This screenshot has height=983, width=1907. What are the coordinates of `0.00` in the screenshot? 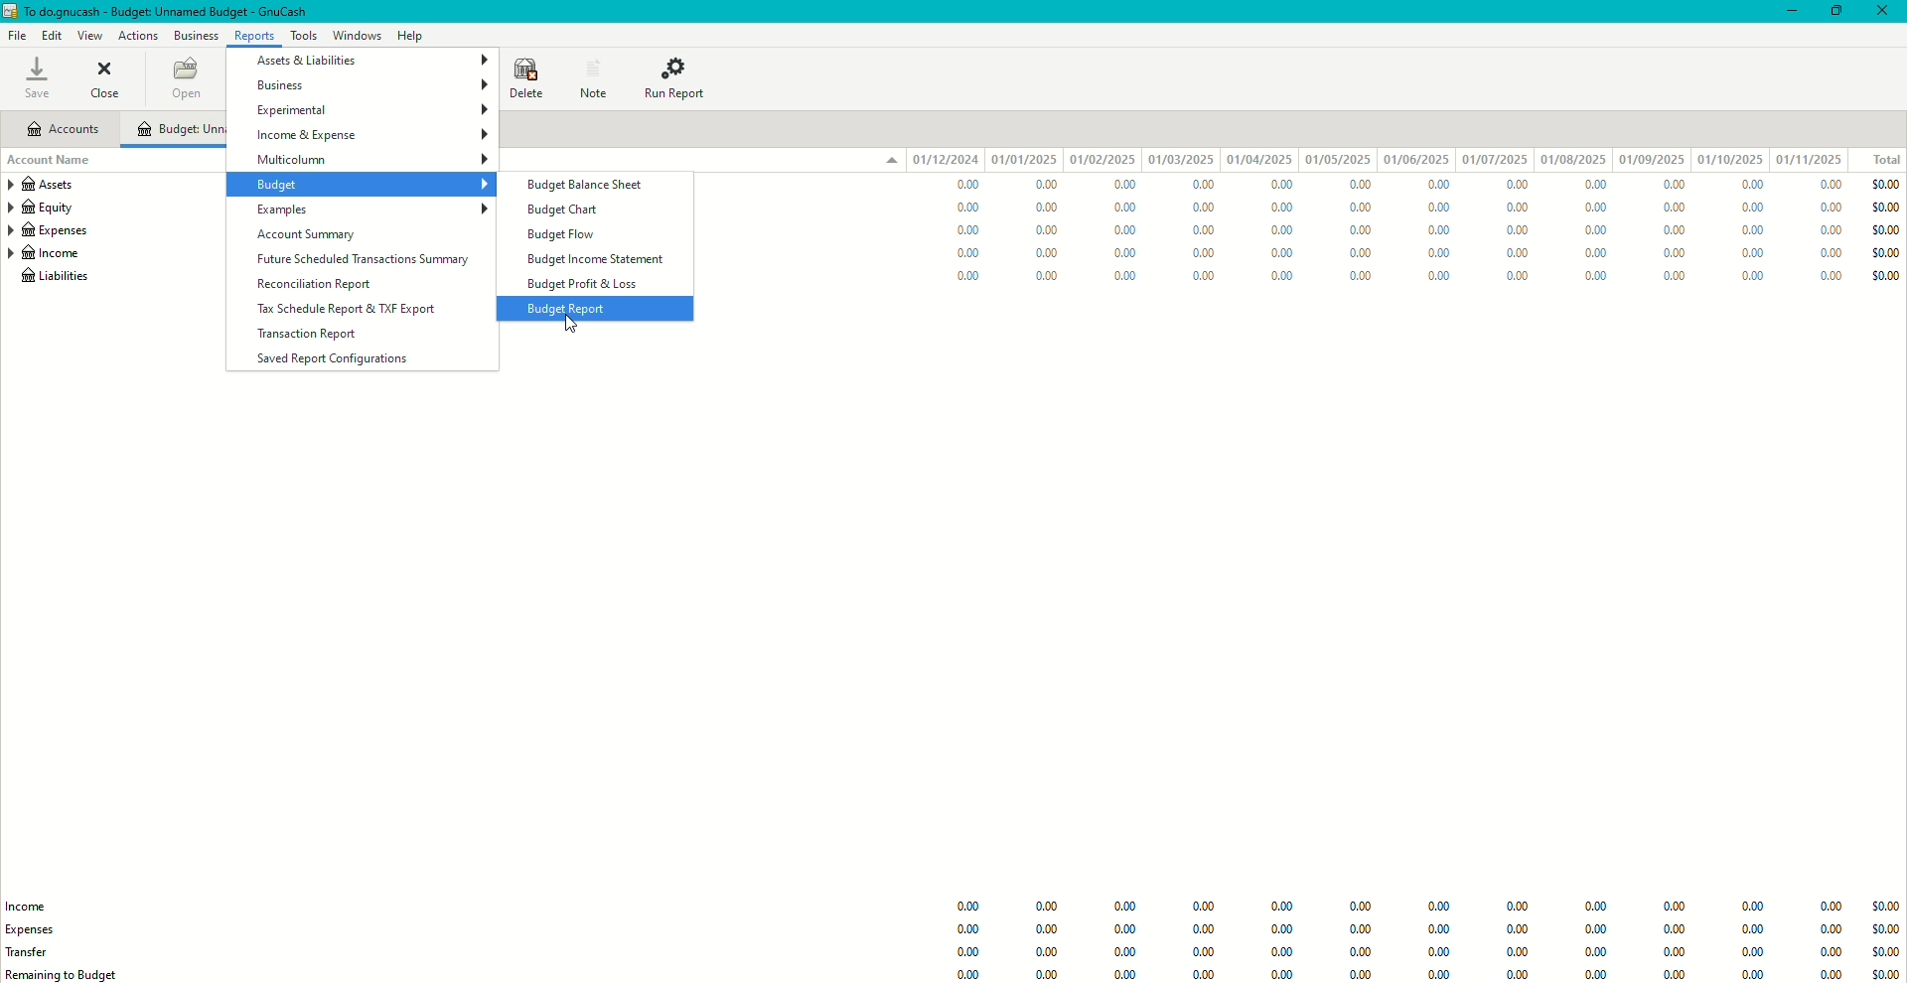 It's located at (1593, 909).